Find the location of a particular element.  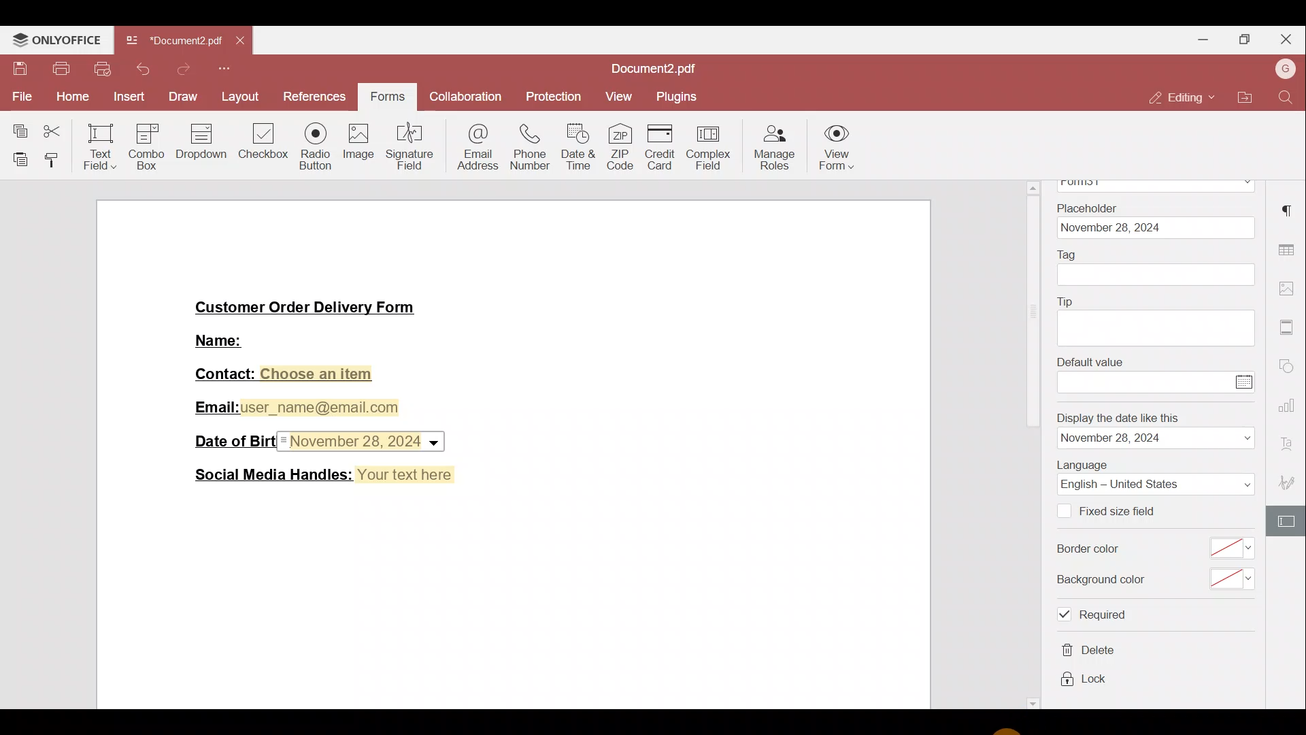

Layout is located at coordinates (241, 99).